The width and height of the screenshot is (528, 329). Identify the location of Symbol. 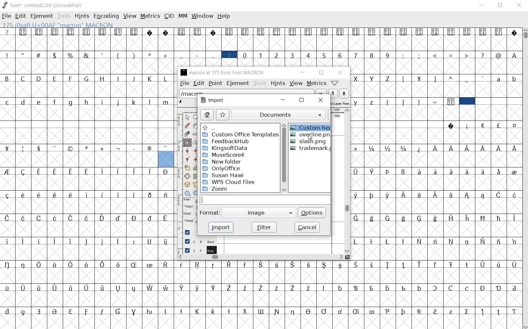
(356, 171).